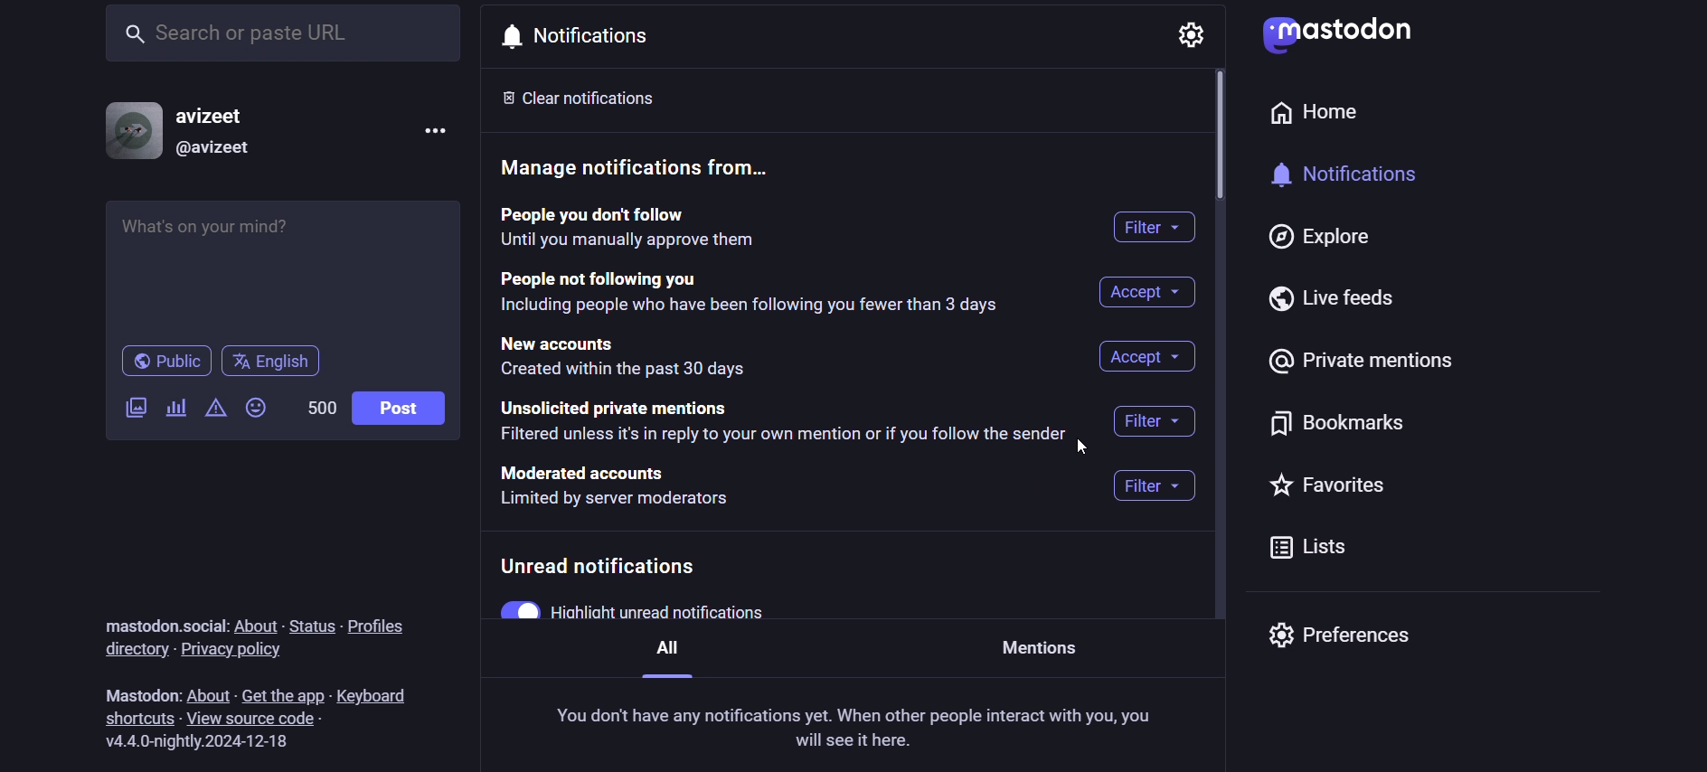 Image resolution: width=1707 pixels, height=772 pixels. I want to click on @avizeet, so click(218, 151).